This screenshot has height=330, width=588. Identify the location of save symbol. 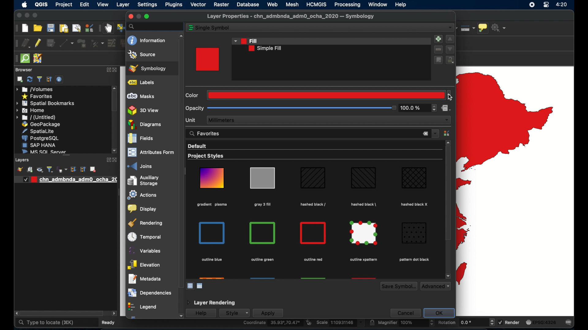
(399, 286).